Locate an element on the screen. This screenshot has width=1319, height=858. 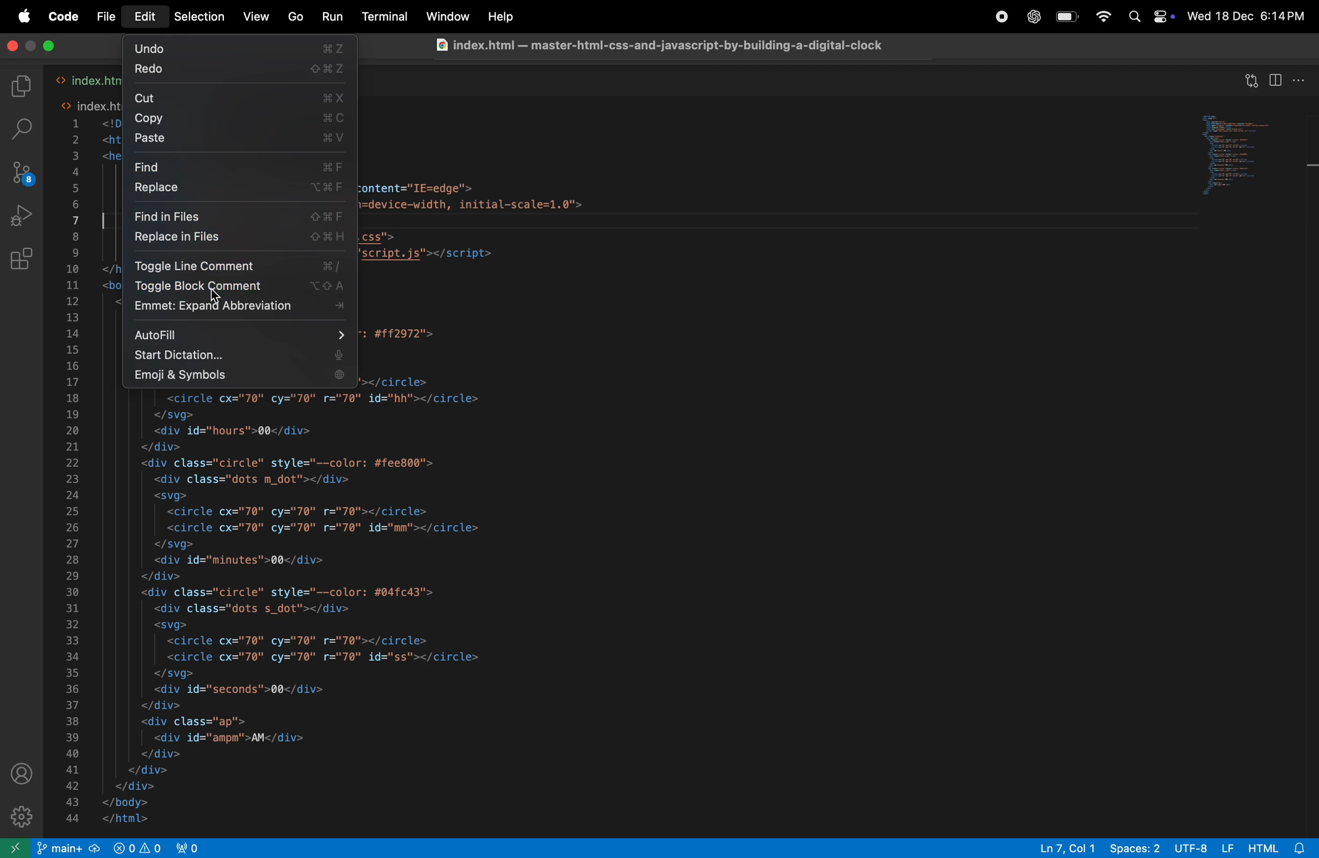
expand abbrevations is located at coordinates (239, 309).